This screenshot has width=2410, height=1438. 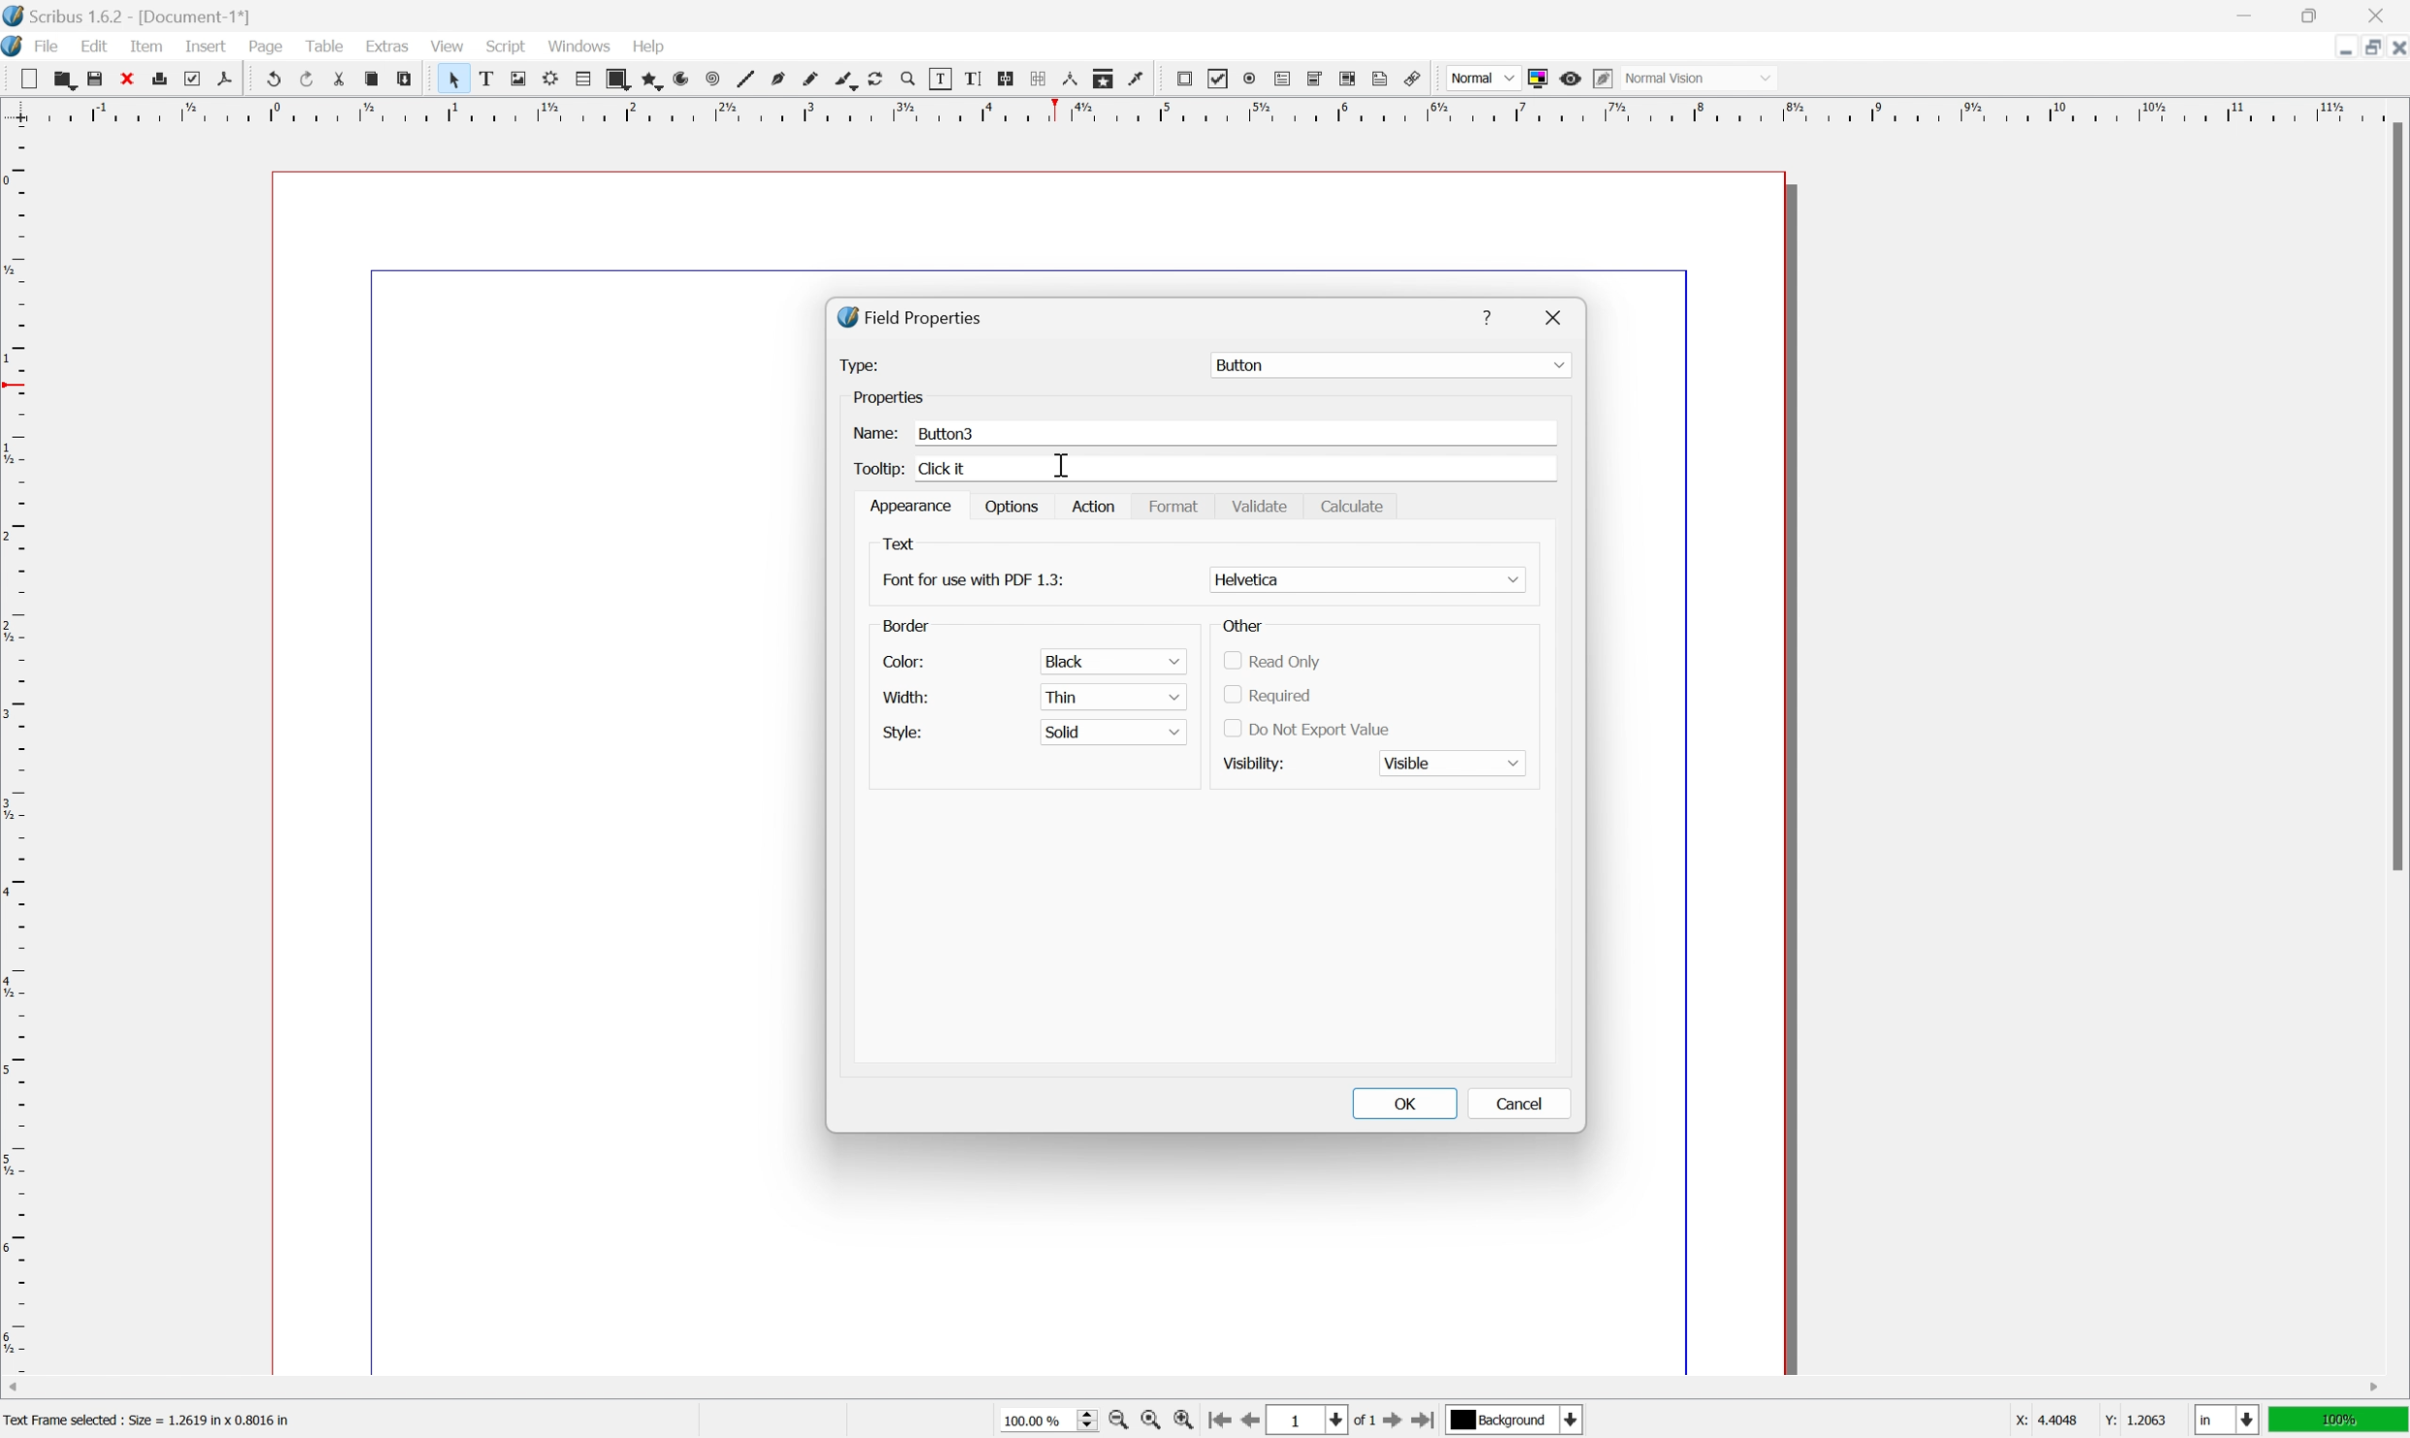 What do you see at coordinates (929, 395) in the screenshot?
I see `Properties` at bounding box center [929, 395].